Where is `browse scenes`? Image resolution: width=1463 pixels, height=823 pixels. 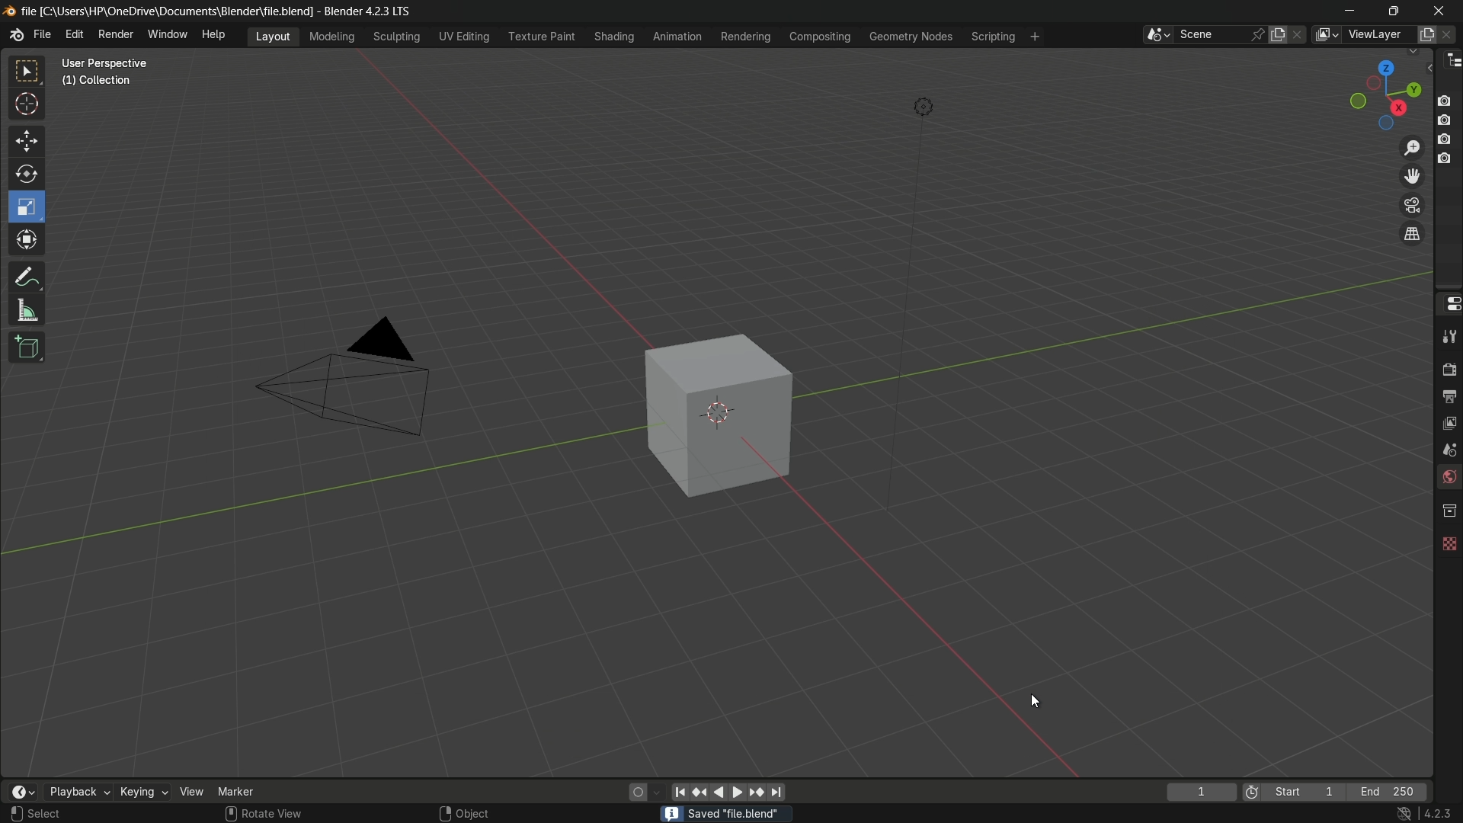 browse scenes is located at coordinates (1157, 35).